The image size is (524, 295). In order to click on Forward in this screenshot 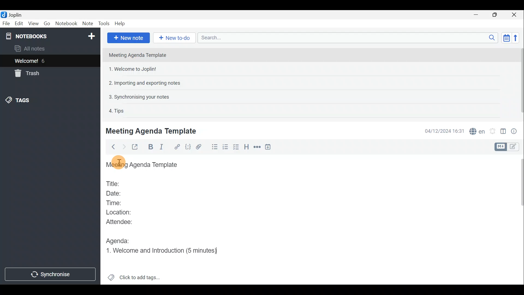, I will do `click(123, 147)`.